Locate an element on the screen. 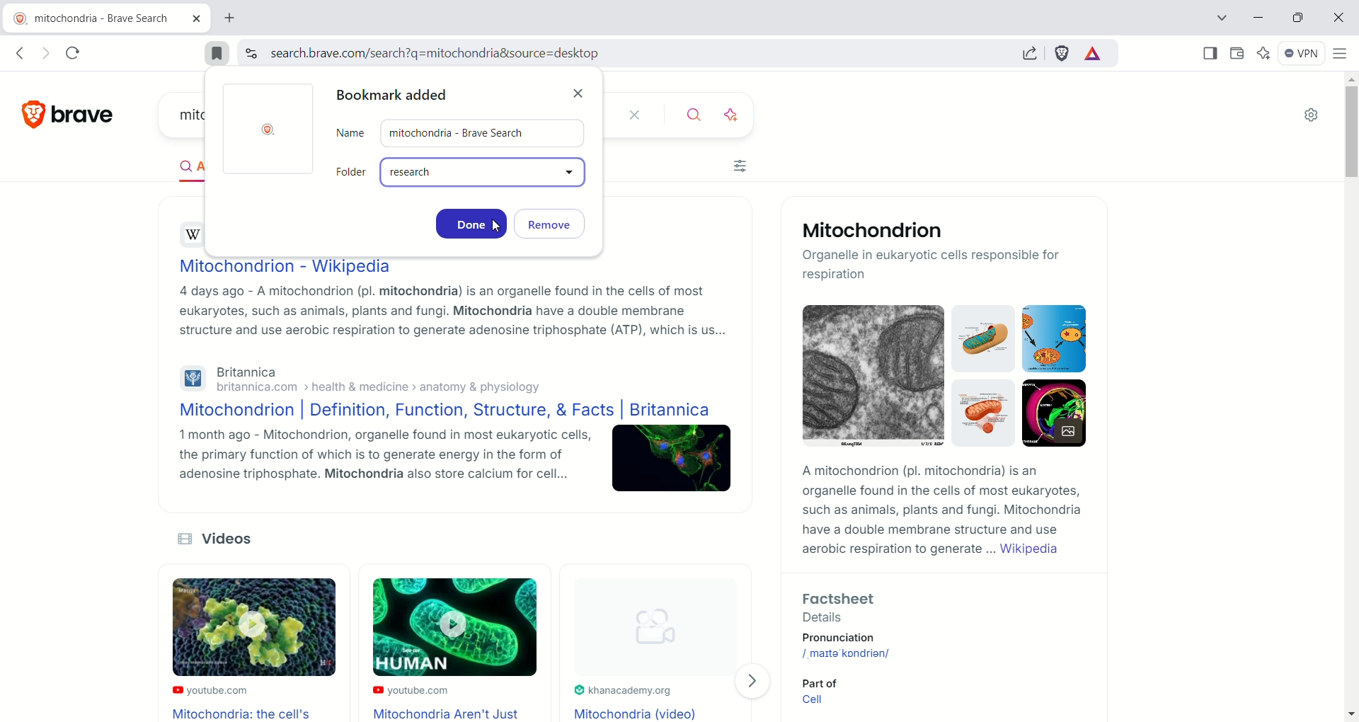 The width and height of the screenshot is (1359, 722).  search.brave.com/search?q=mitochondria&source=desktop is located at coordinates (431, 53).